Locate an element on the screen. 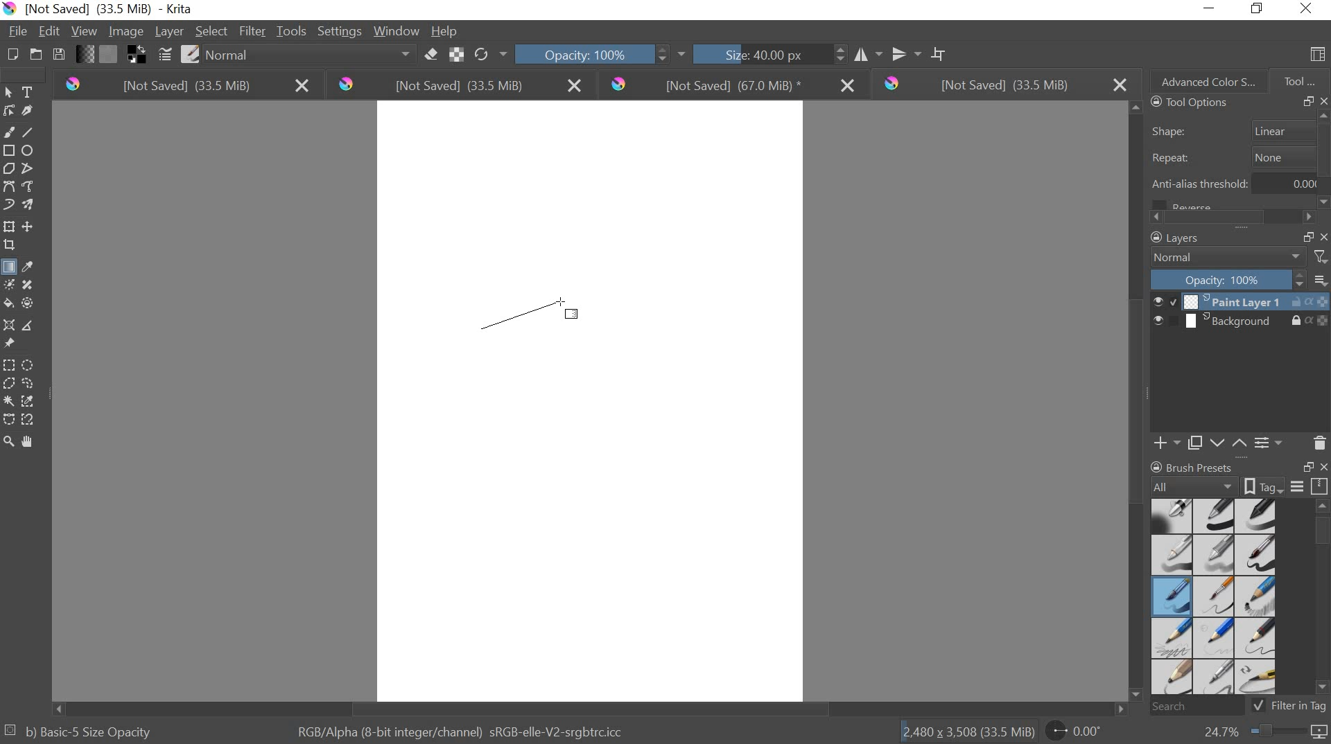 The height and width of the screenshot is (744, 1331). SEARCH  is located at coordinates (1202, 707).